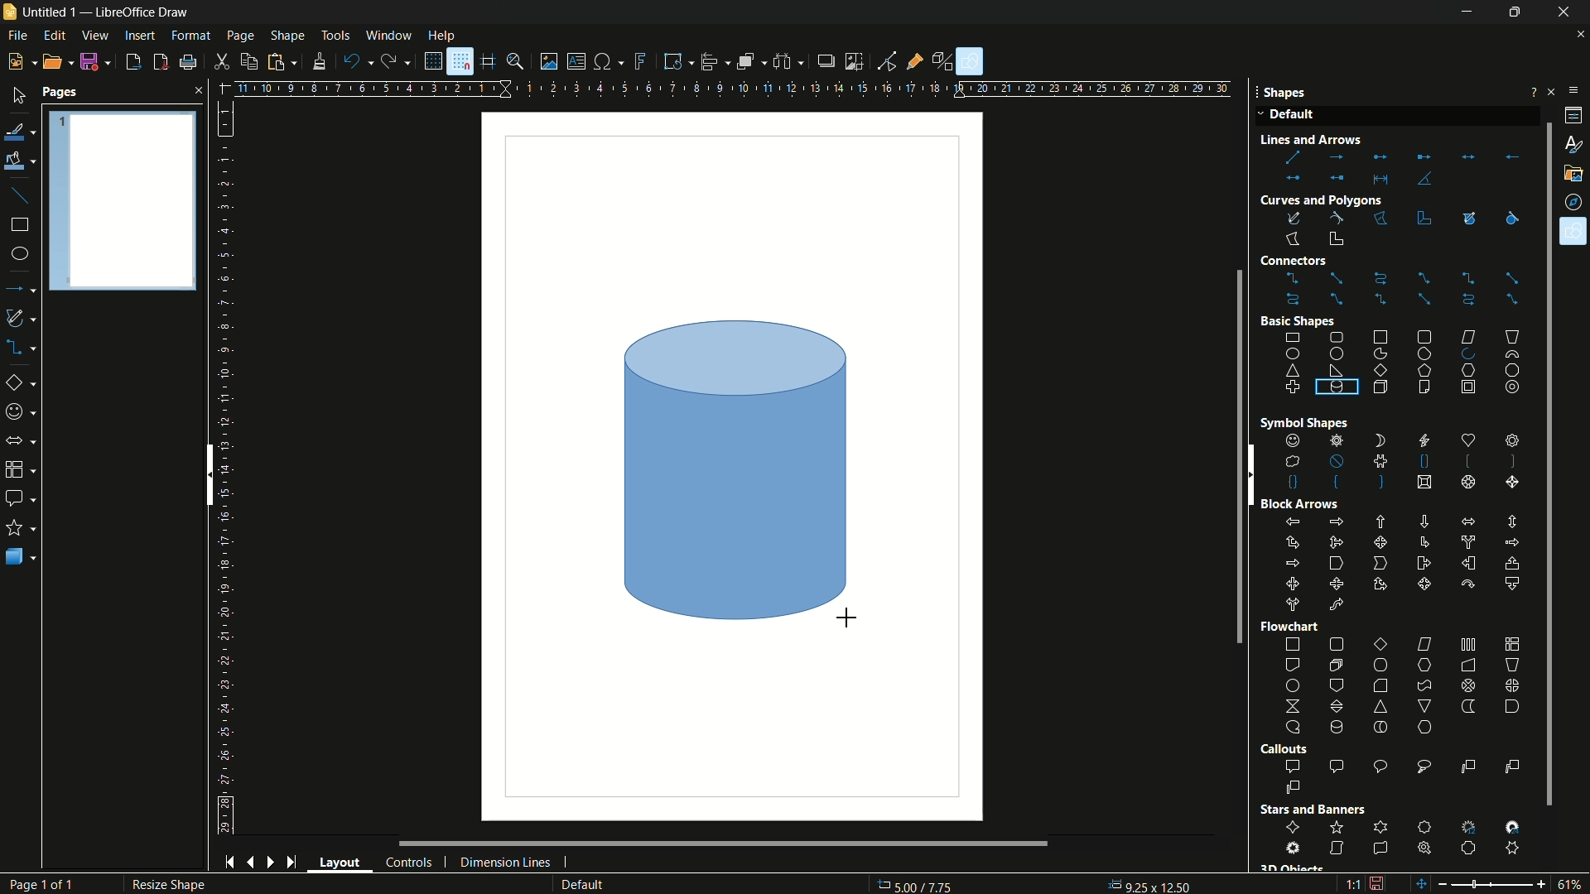  I want to click on cursor, so click(628, 323).